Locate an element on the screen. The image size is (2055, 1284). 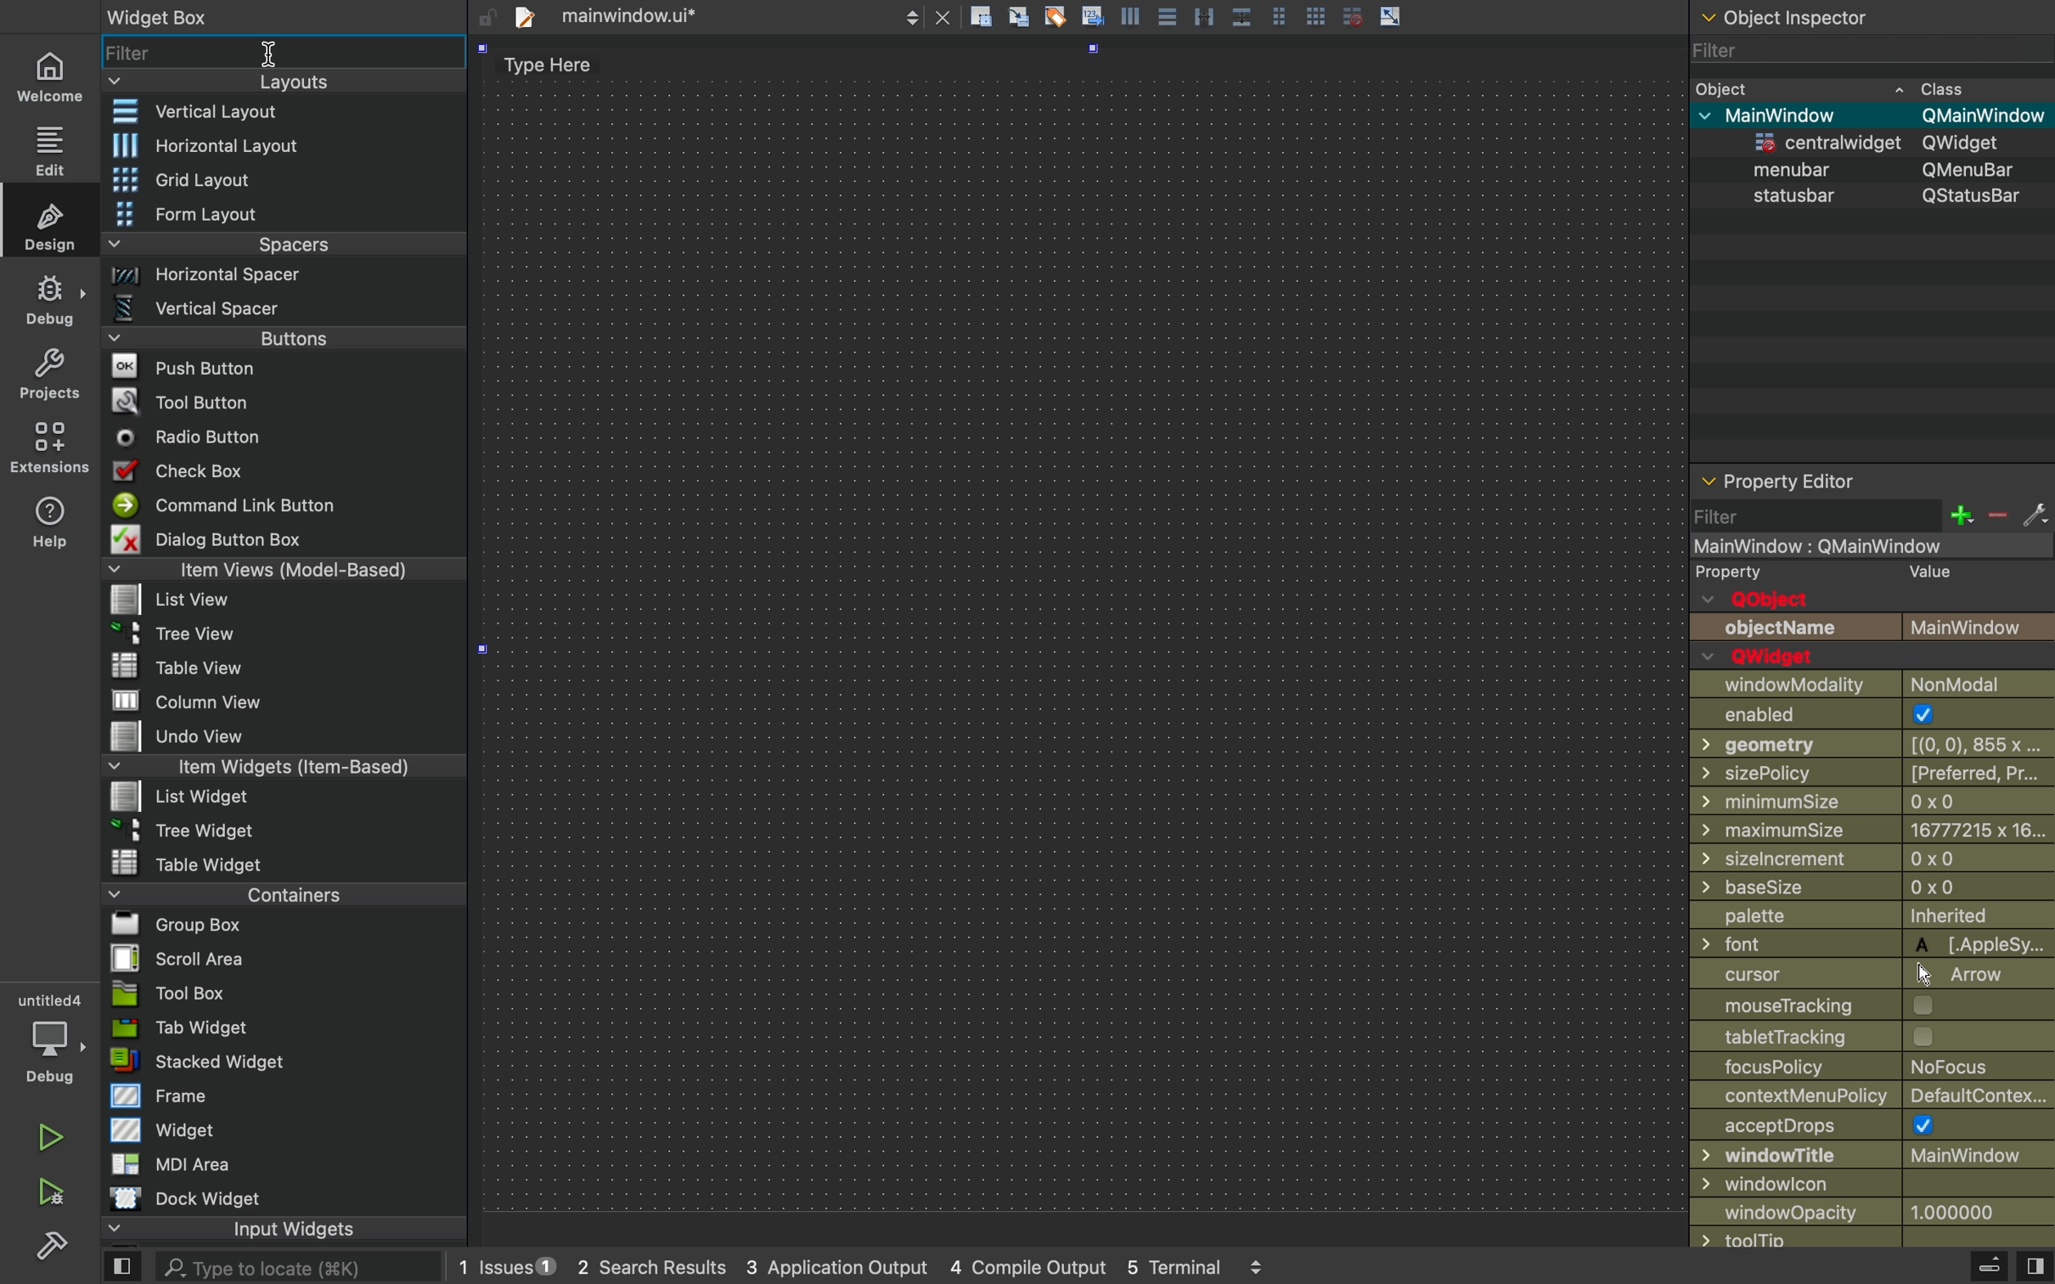
containers is located at coordinates (284, 897).